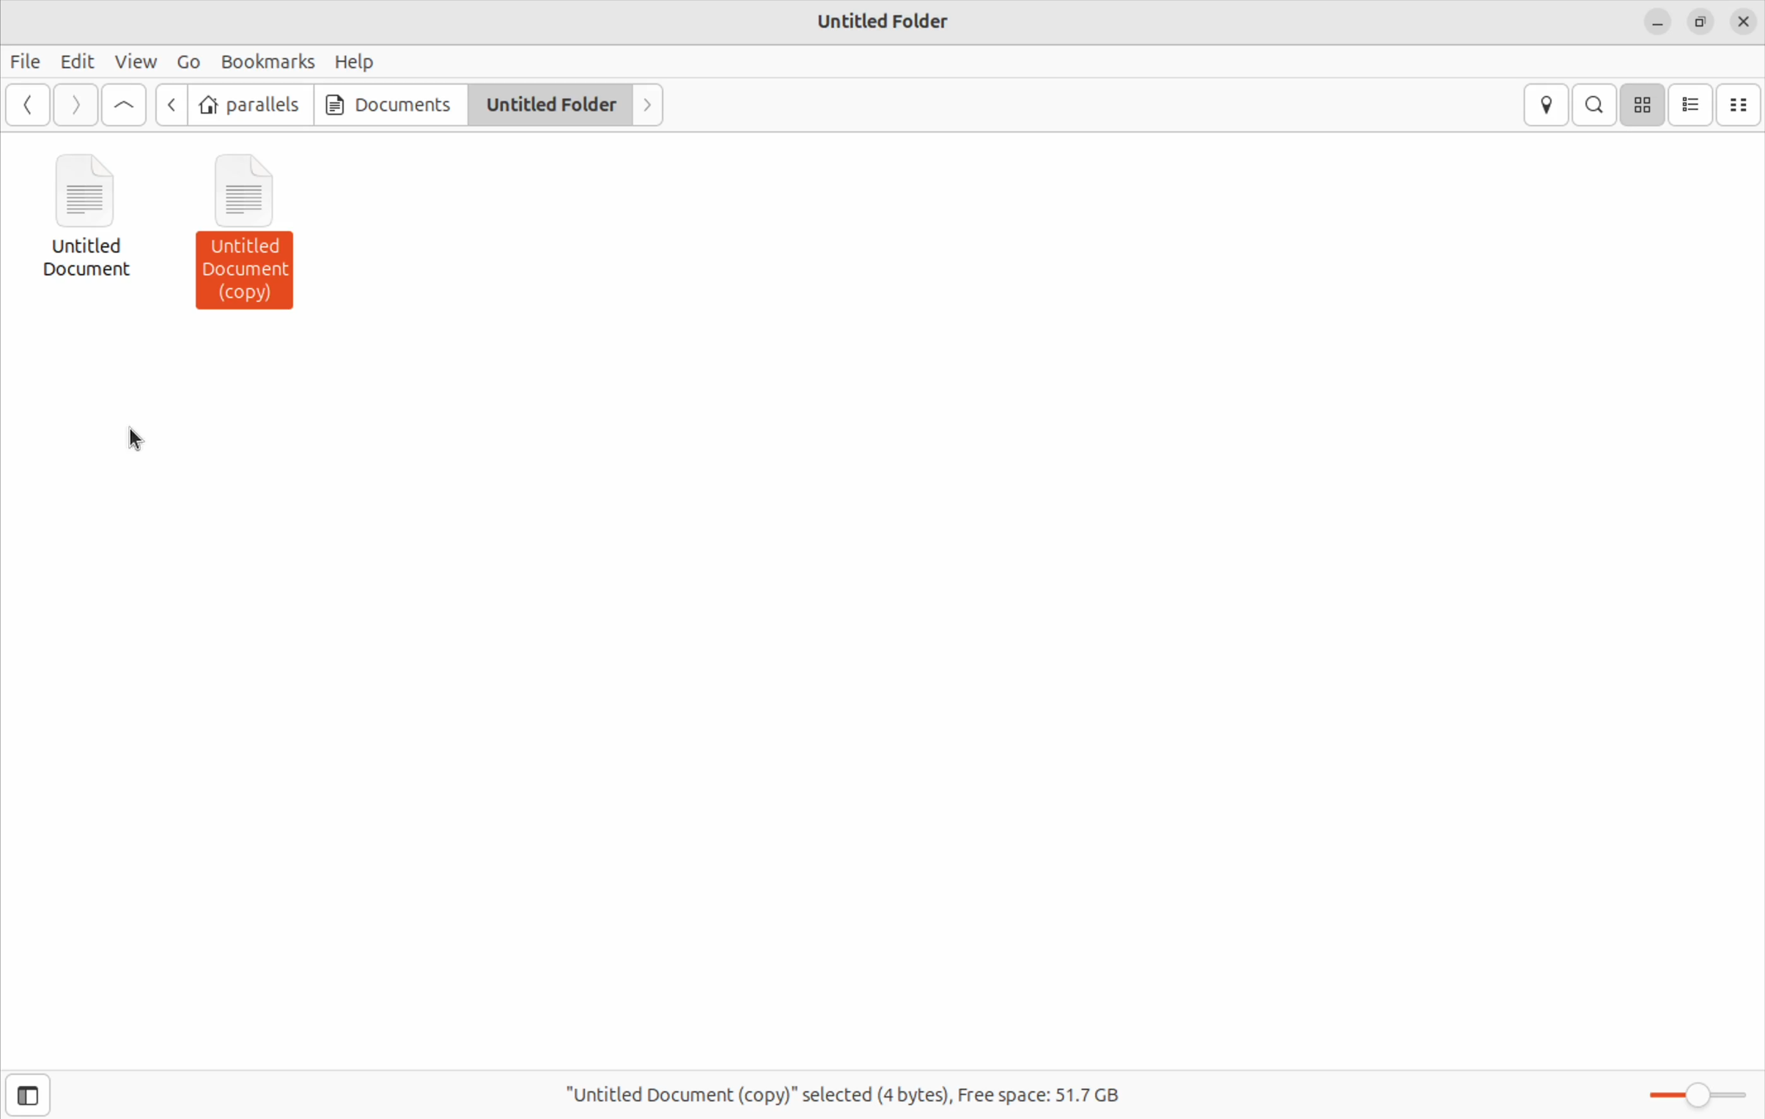 This screenshot has height=1119, width=1765. What do you see at coordinates (126, 107) in the screenshot?
I see `Go up` at bounding box center [126, 107].